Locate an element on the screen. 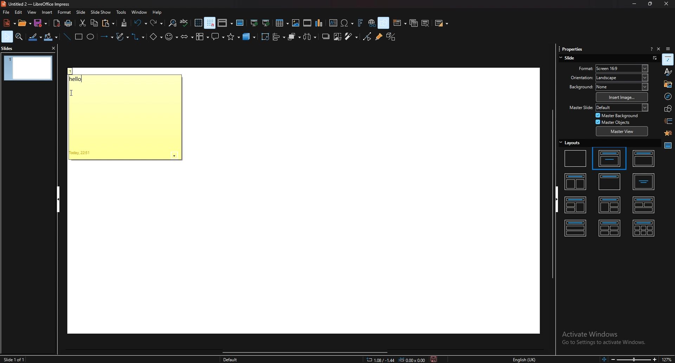 The image size is (675, 363). paste is located at coordinates (108, 23).